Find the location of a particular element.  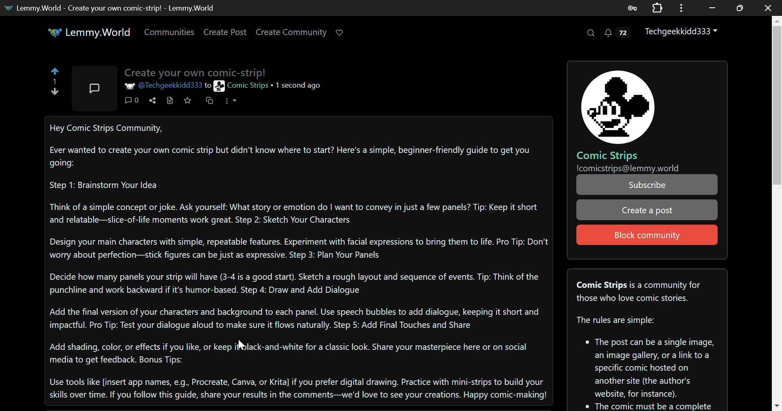

Notifications is located at coordinates (617, 35).